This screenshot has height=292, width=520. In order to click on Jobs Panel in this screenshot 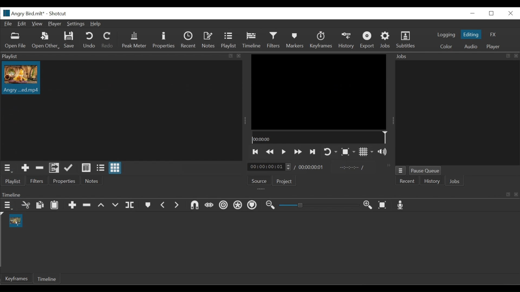, I will do `click(456, 112)`.